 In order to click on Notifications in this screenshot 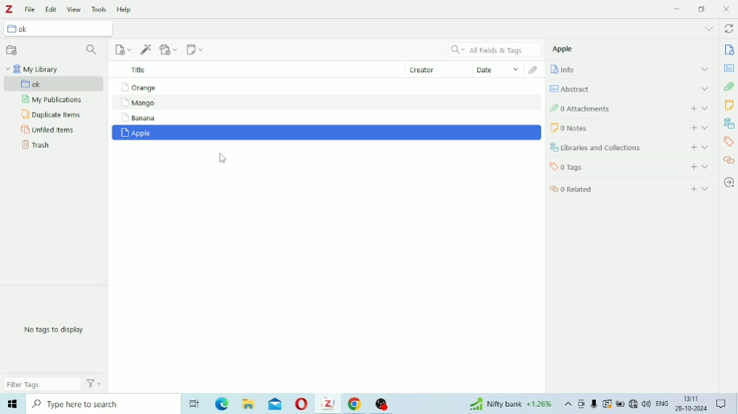, I will do `click(722, 404)`.